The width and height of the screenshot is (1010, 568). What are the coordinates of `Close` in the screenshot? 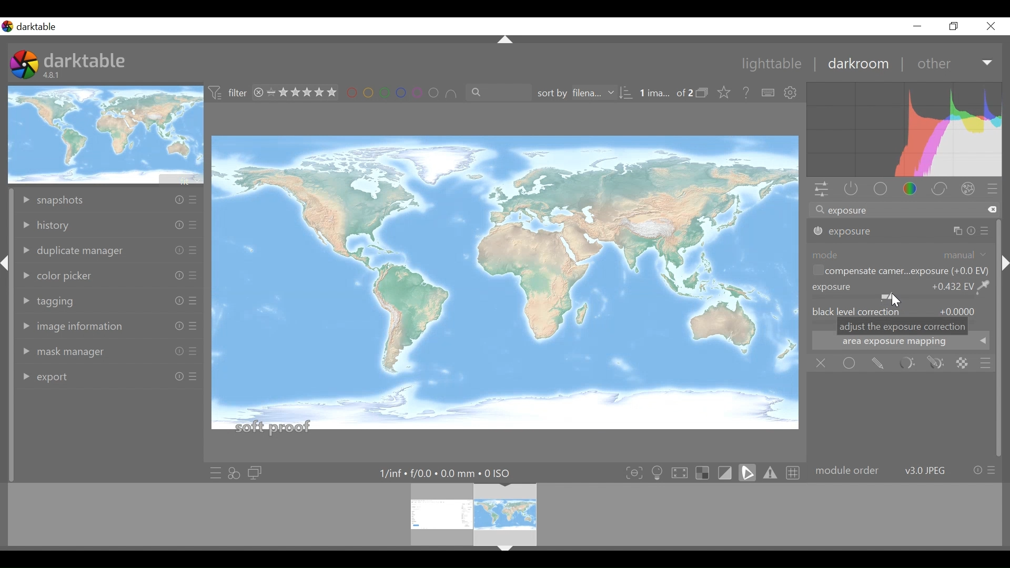 It's located at (991, 26).